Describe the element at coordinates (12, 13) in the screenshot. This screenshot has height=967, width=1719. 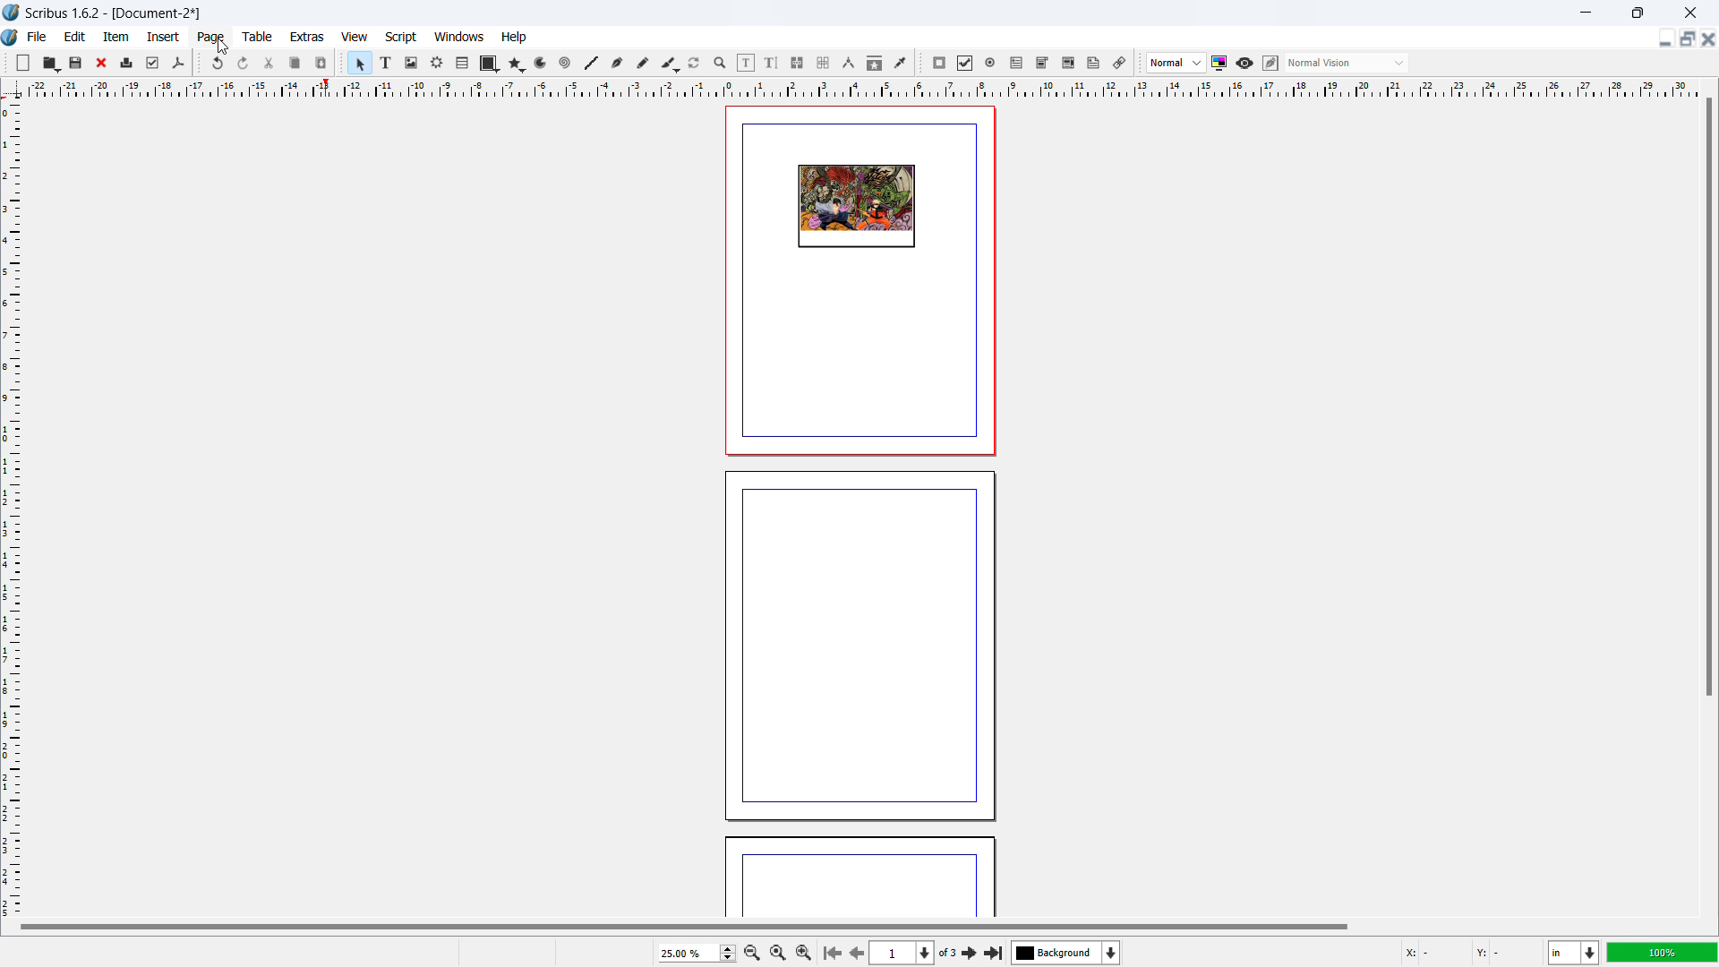
I see `logo` at that location.